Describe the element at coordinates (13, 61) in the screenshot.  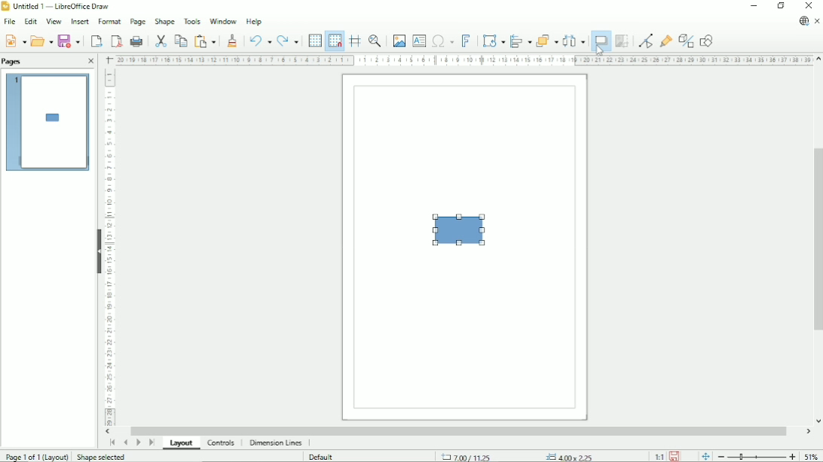
I see `Pages` at that location.